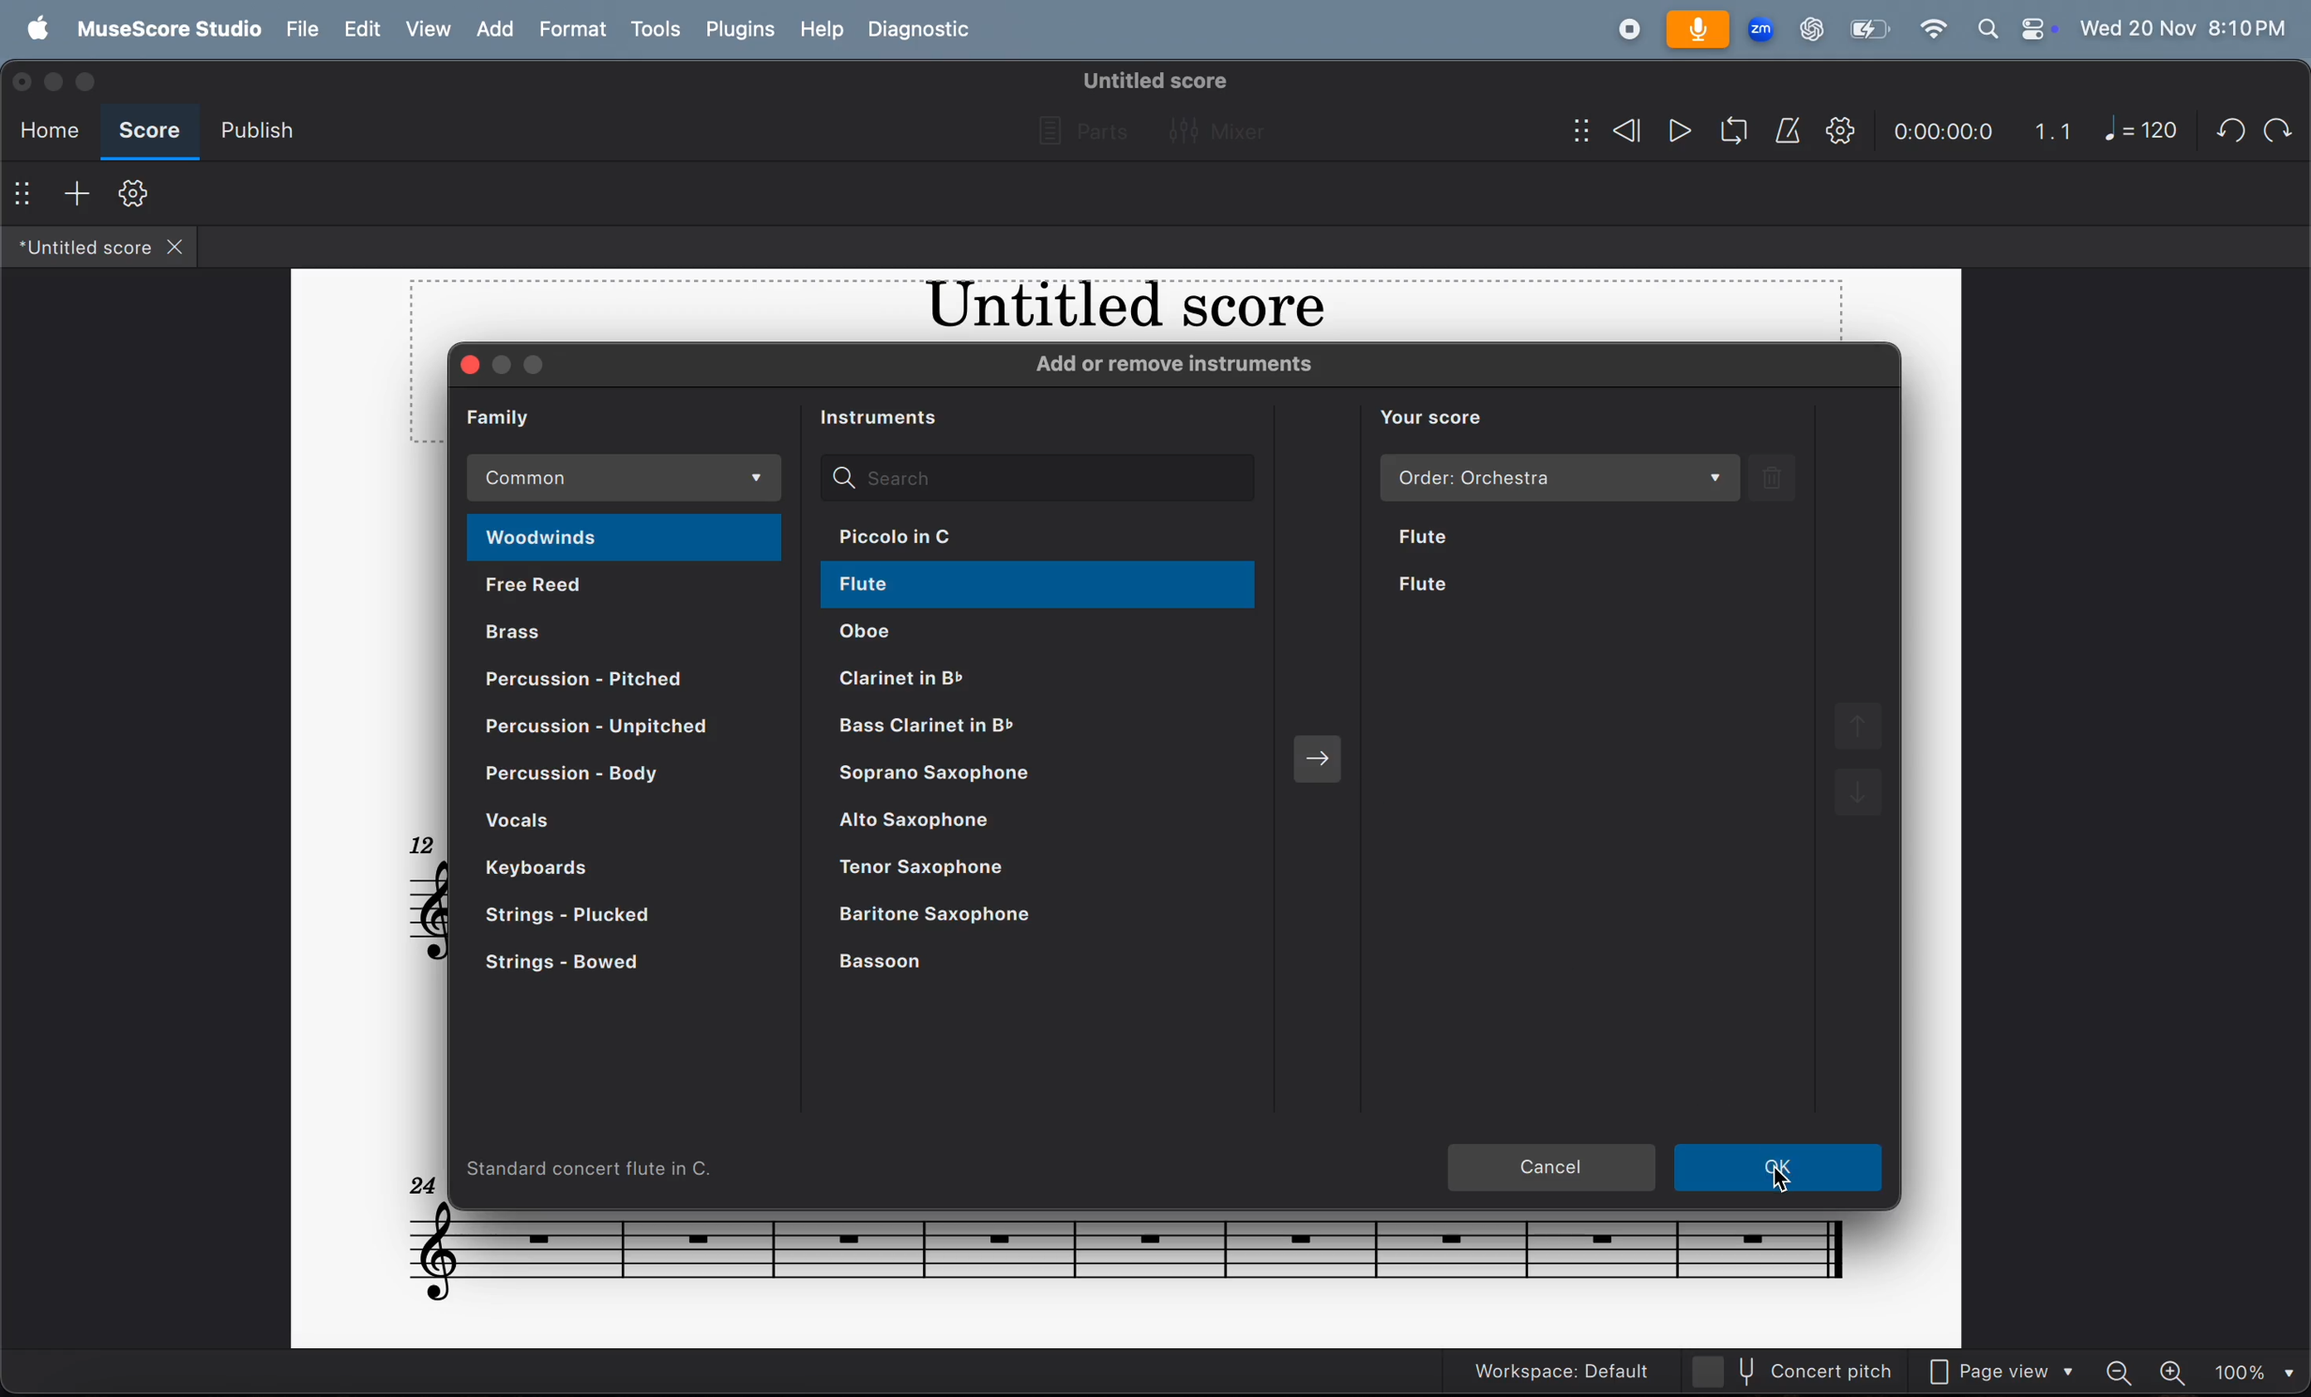  I want to click on playback setting, so click(1840, 133).